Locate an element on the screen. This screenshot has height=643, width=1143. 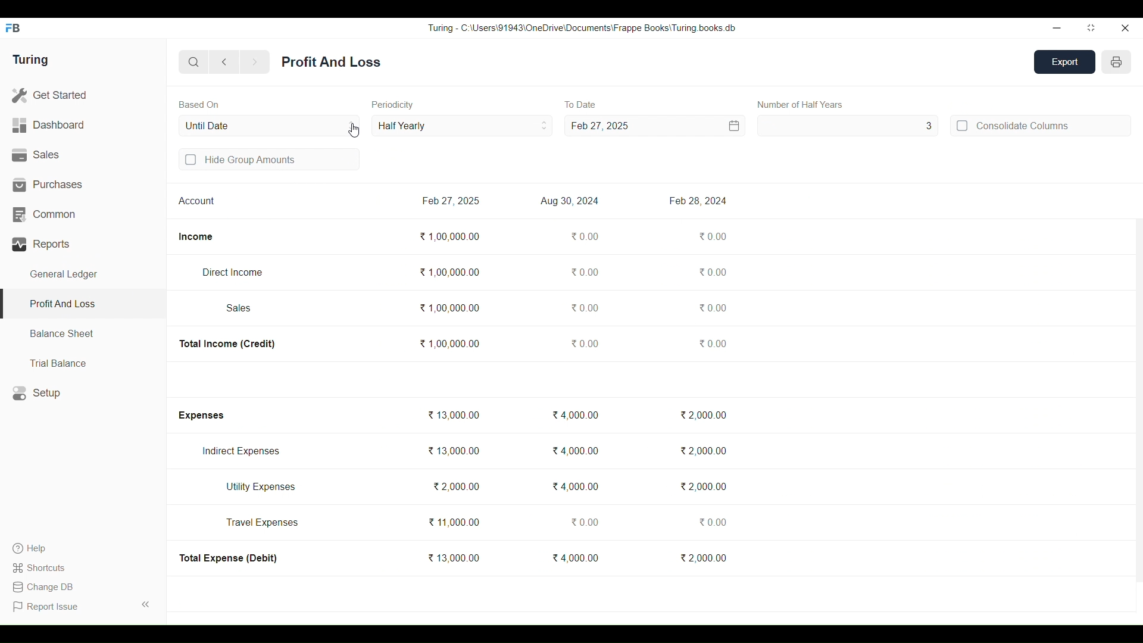
13,000.00 is located at coordinates (453, 557).